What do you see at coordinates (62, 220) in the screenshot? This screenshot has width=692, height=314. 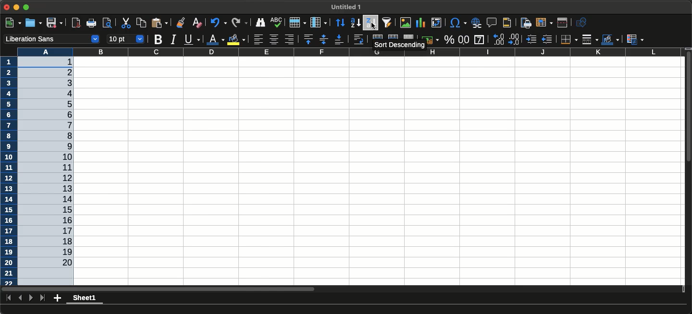 I see `16` at bounding box center [62, 220].